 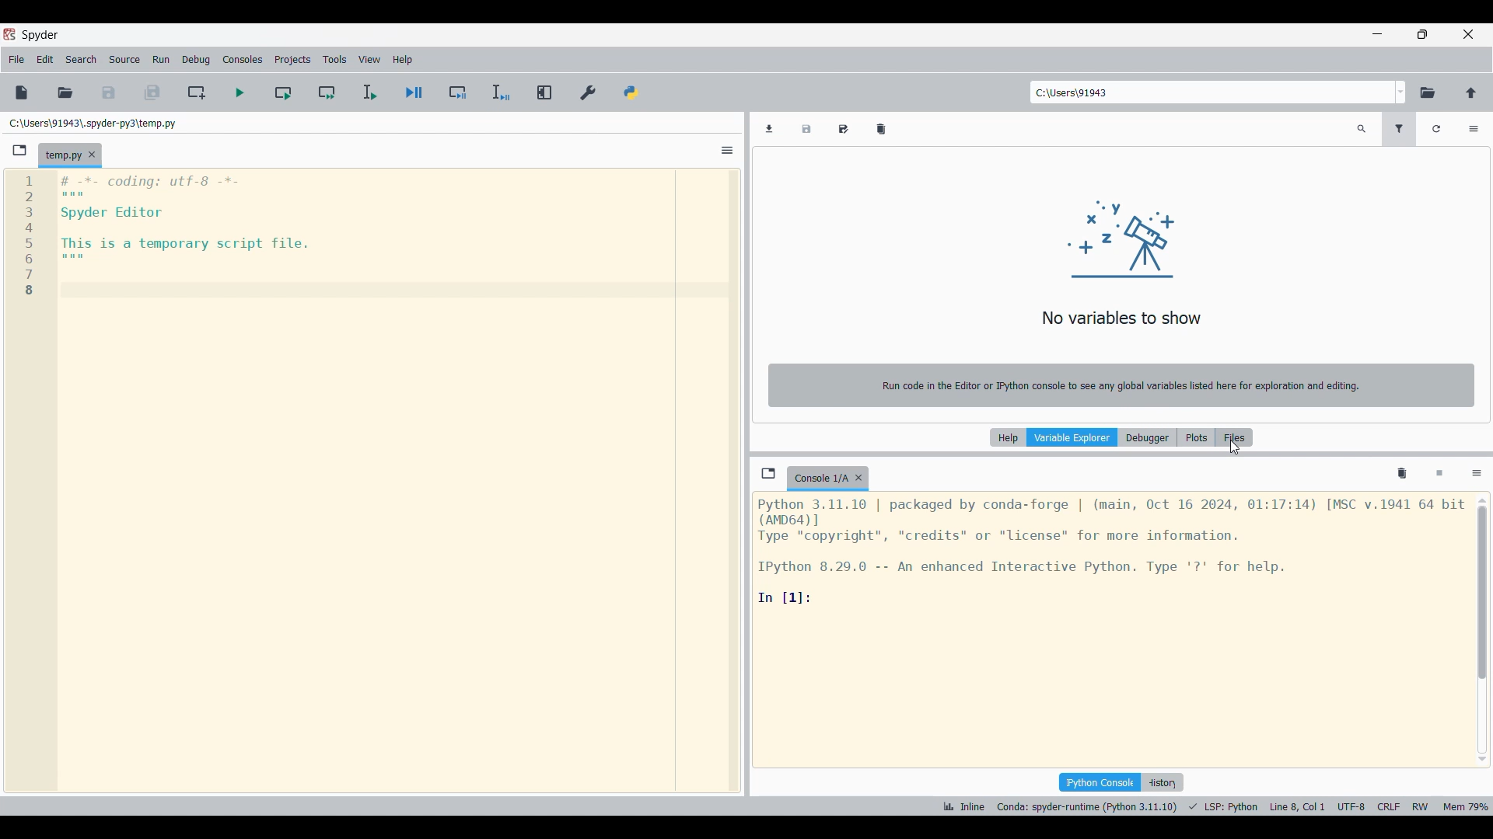 What do you see at coordinates (41, 36) in the screenshot?
I see `Software name` at bounding box center [41, 36].